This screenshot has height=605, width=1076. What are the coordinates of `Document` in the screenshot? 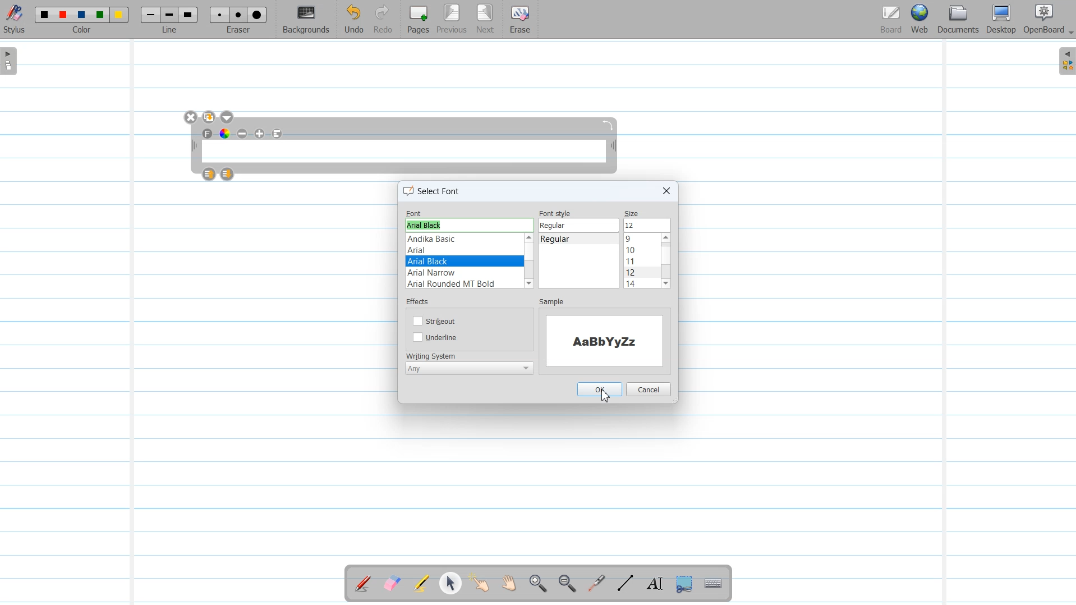 It's located at (959, 19).